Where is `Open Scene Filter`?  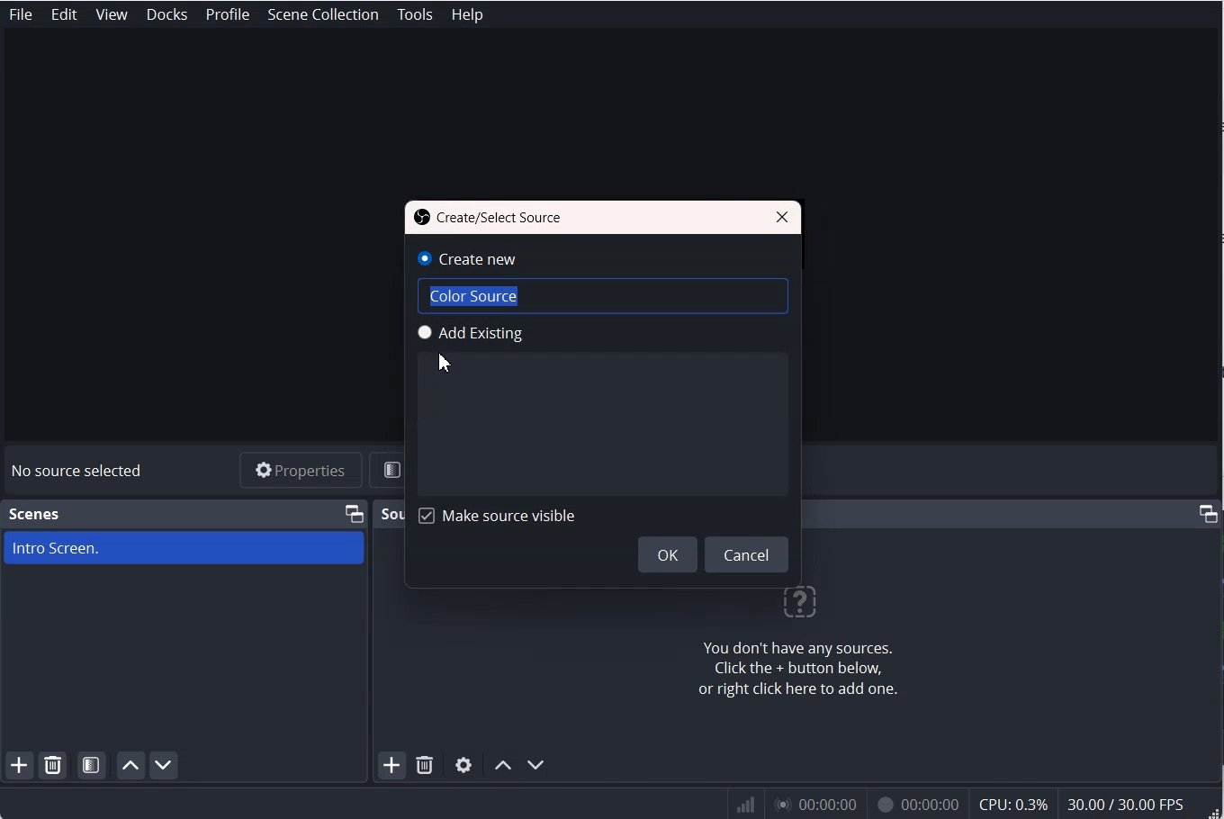 Open Scene Filter is located at coordinates (93, 765).